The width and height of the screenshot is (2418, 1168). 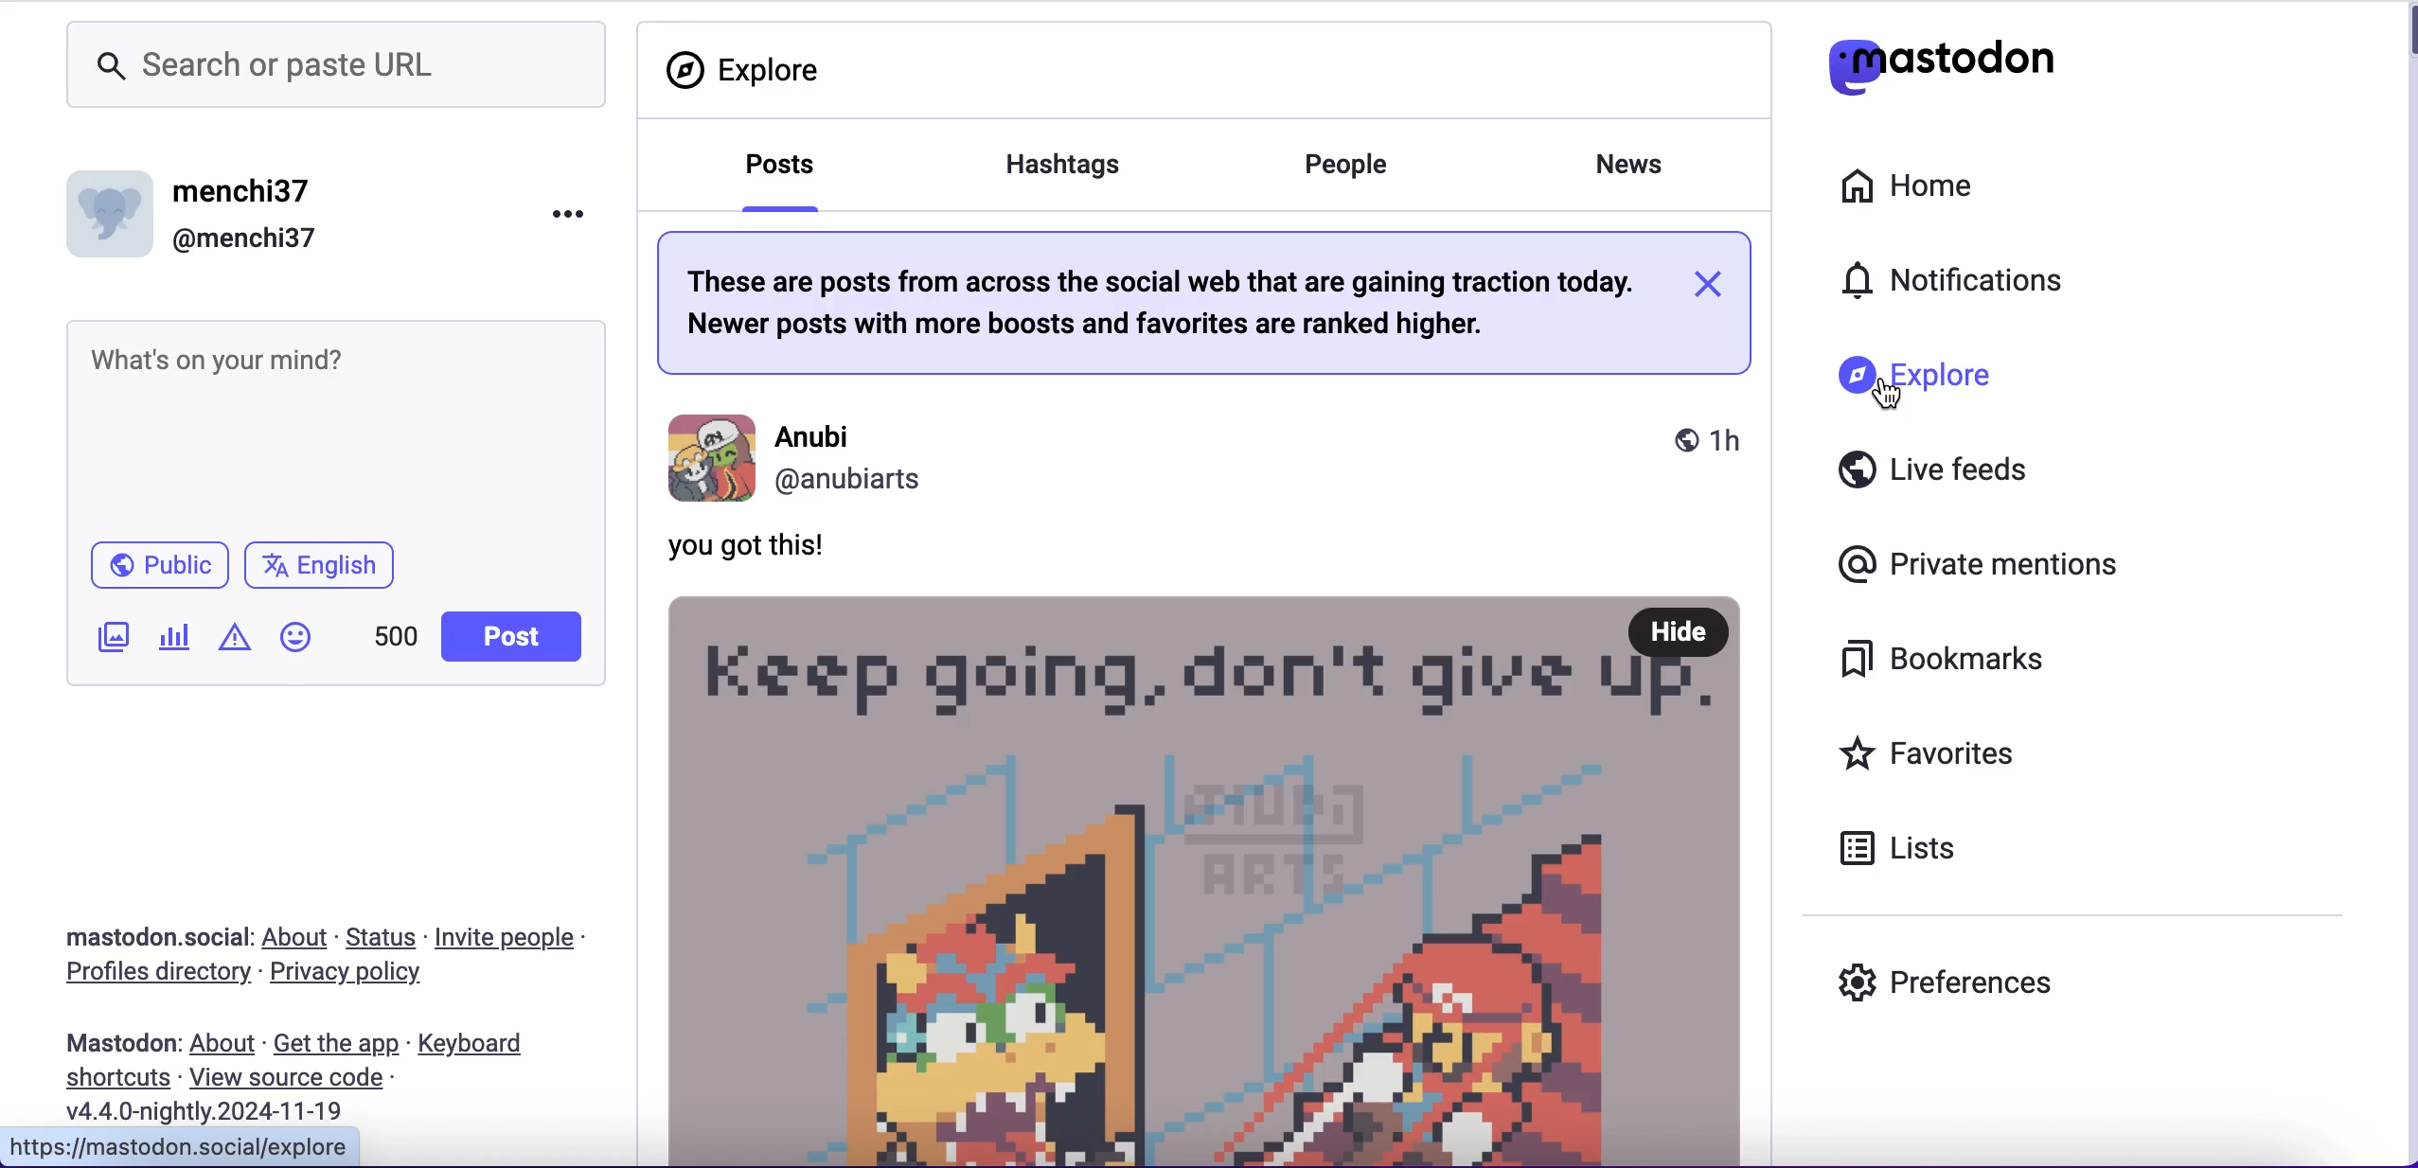 I want to click on profiles directory, so click(x=154, y=976).